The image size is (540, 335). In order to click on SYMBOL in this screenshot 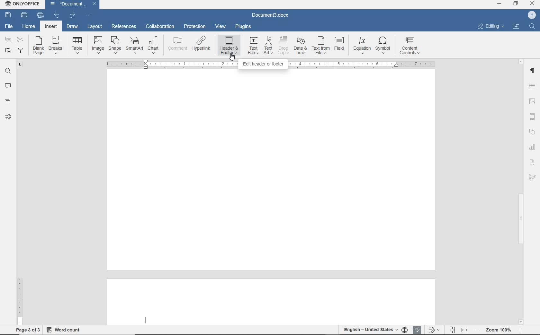, I will do `click(384, 45)`.